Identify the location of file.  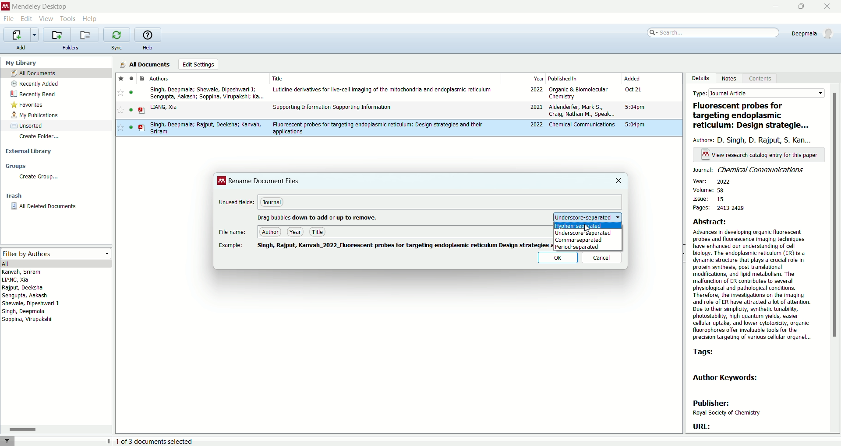
(9, 19).